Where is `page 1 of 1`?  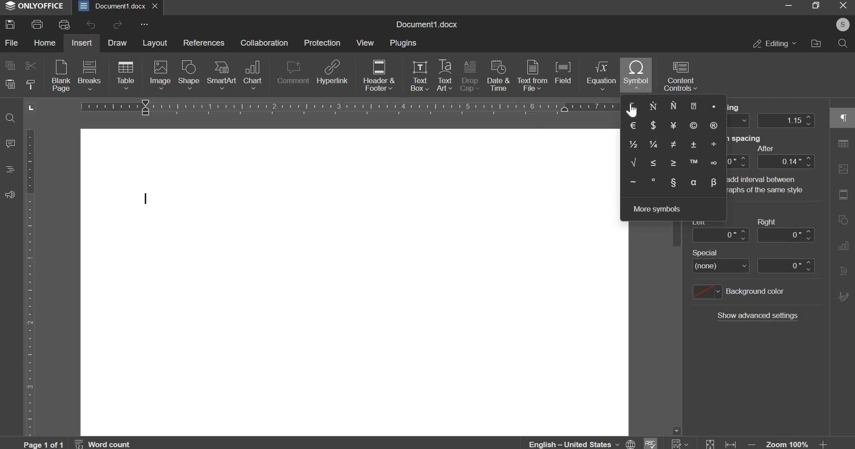 page 1 of 1 is located at coordinates (45, 444).